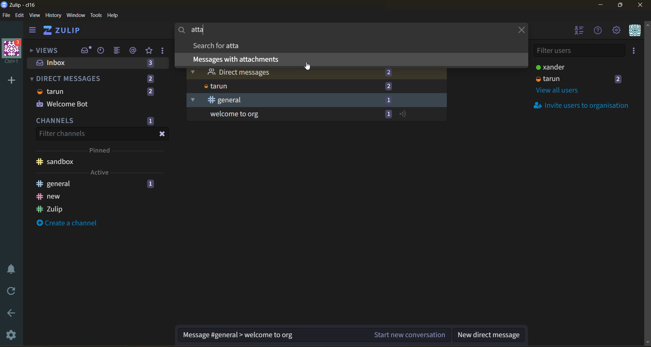  Describe the element at coordinates (549, 67) in the screenshot. I see `xander` at that location.